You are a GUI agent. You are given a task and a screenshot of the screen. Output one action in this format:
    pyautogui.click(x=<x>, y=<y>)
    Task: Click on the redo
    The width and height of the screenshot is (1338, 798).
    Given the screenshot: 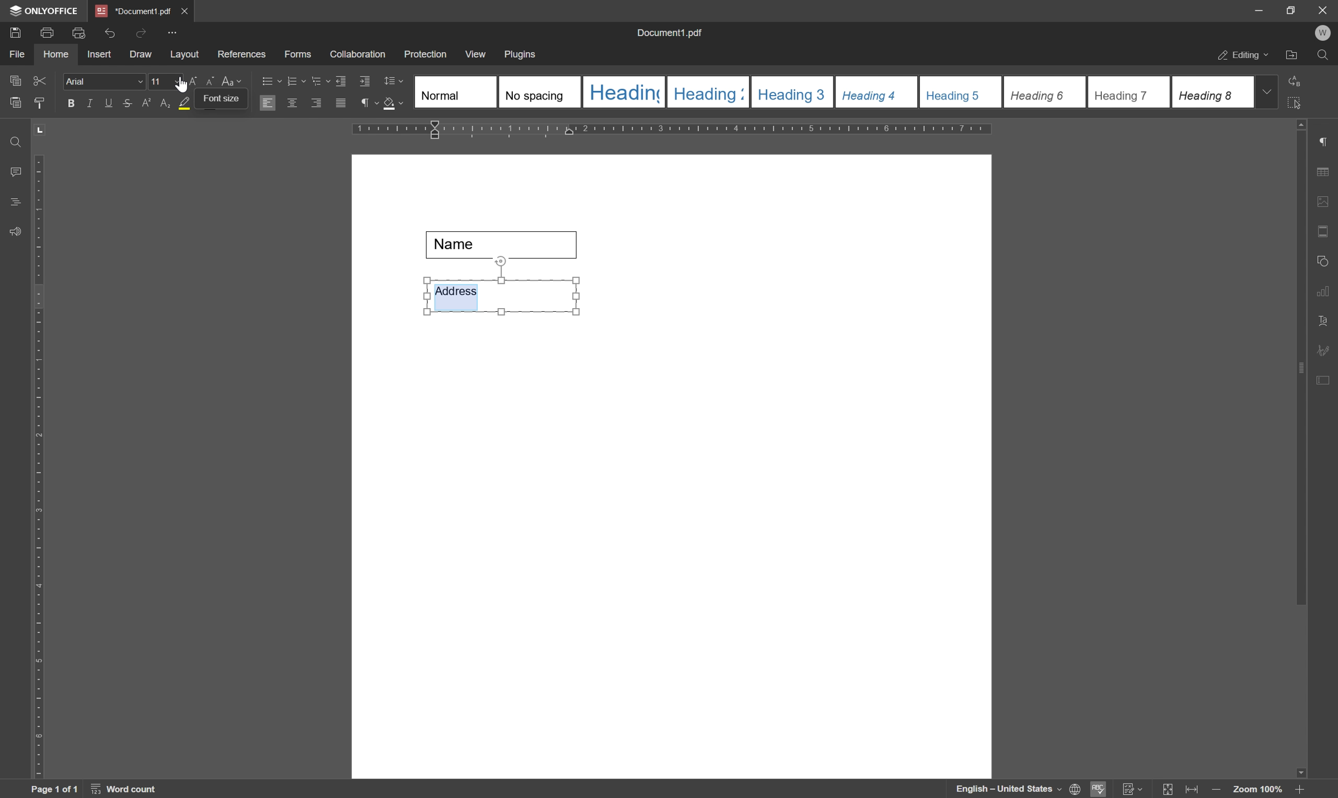 What is the action you would take?
    pyautogui.click(x=140, y=32)
    